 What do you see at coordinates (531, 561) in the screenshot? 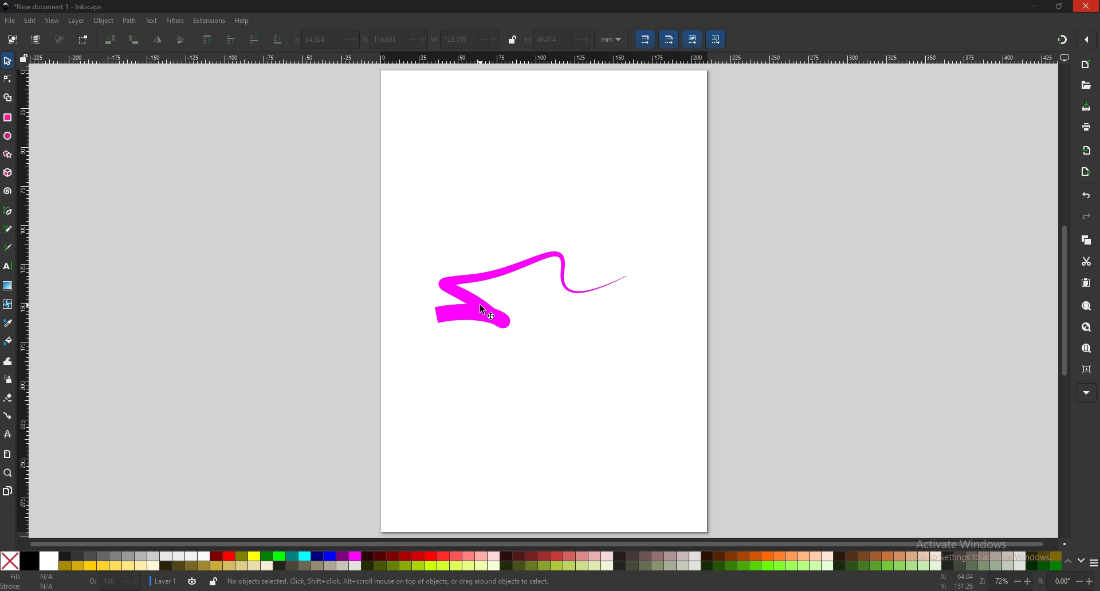
I see `colors` at bounding box center [531, 561].